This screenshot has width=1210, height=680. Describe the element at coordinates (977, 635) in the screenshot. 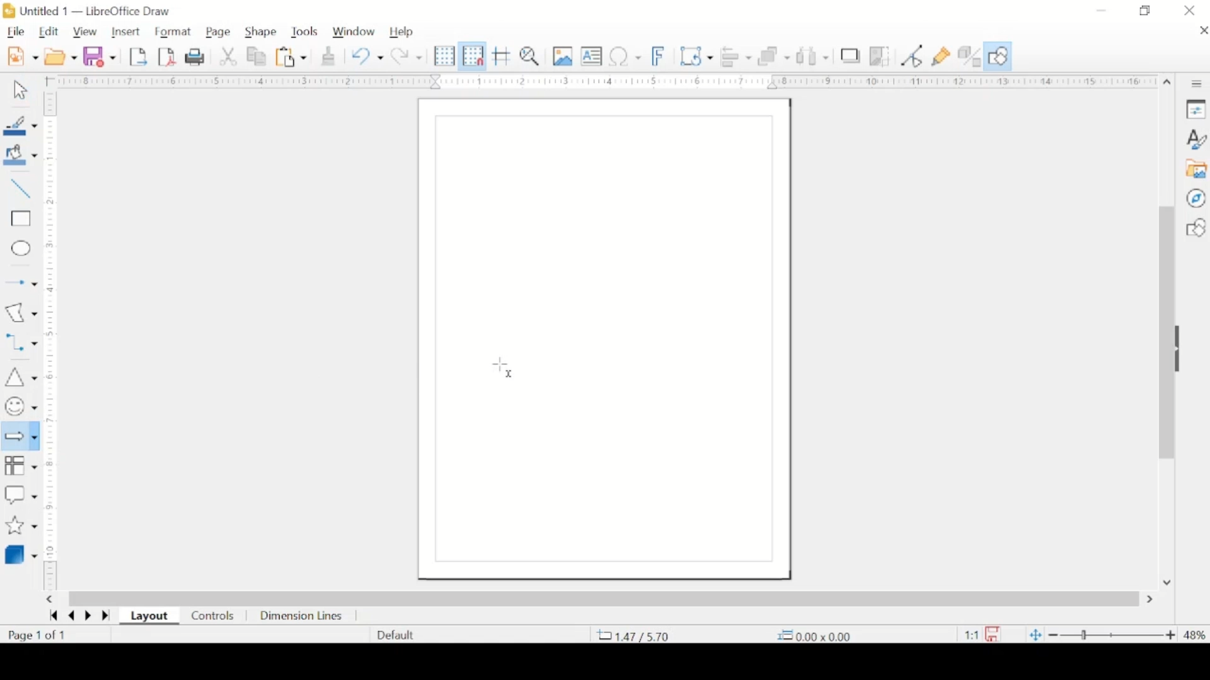

I see `this document has been modified` at that location.